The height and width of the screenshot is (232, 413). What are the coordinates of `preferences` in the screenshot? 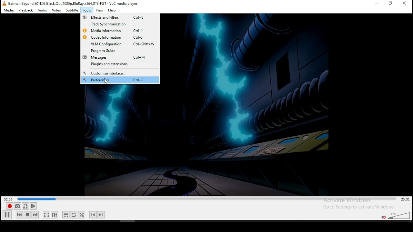 It's located at (120, 80).